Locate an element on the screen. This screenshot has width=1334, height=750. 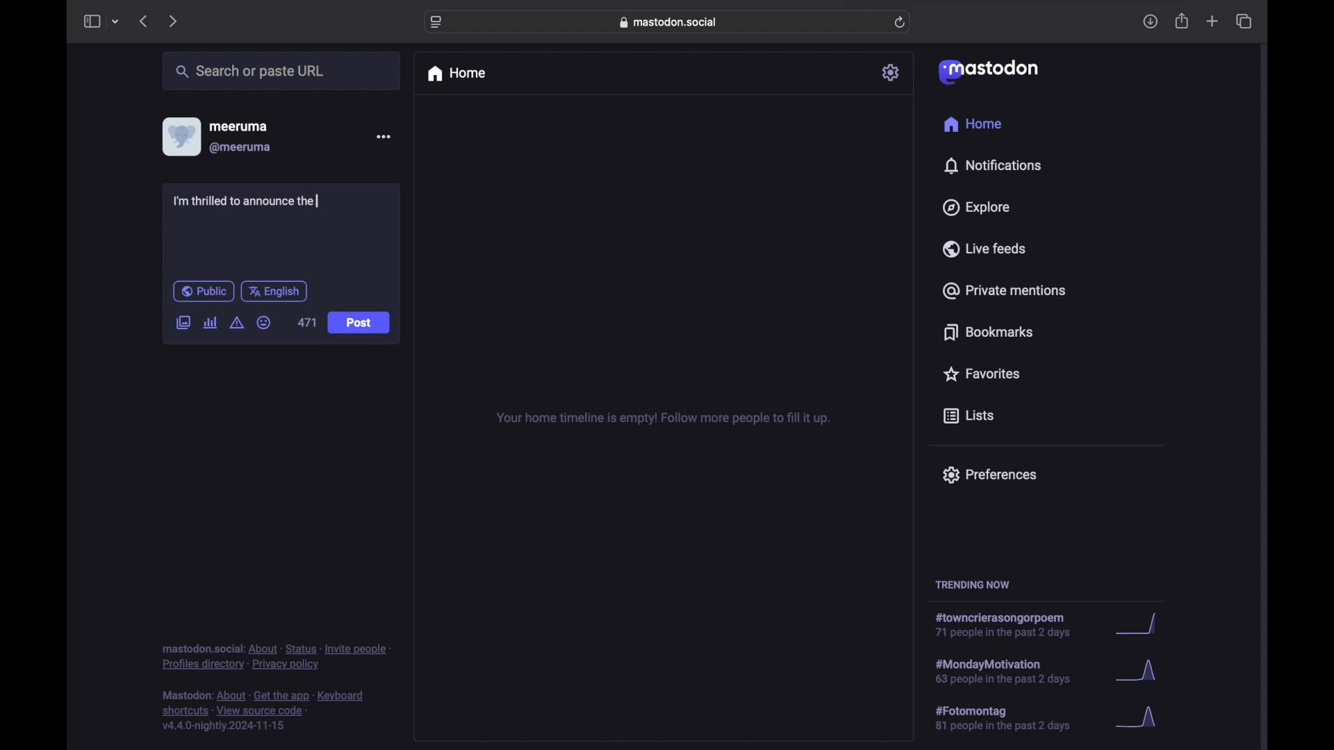
downloads is located at coordinates (1150, 22).